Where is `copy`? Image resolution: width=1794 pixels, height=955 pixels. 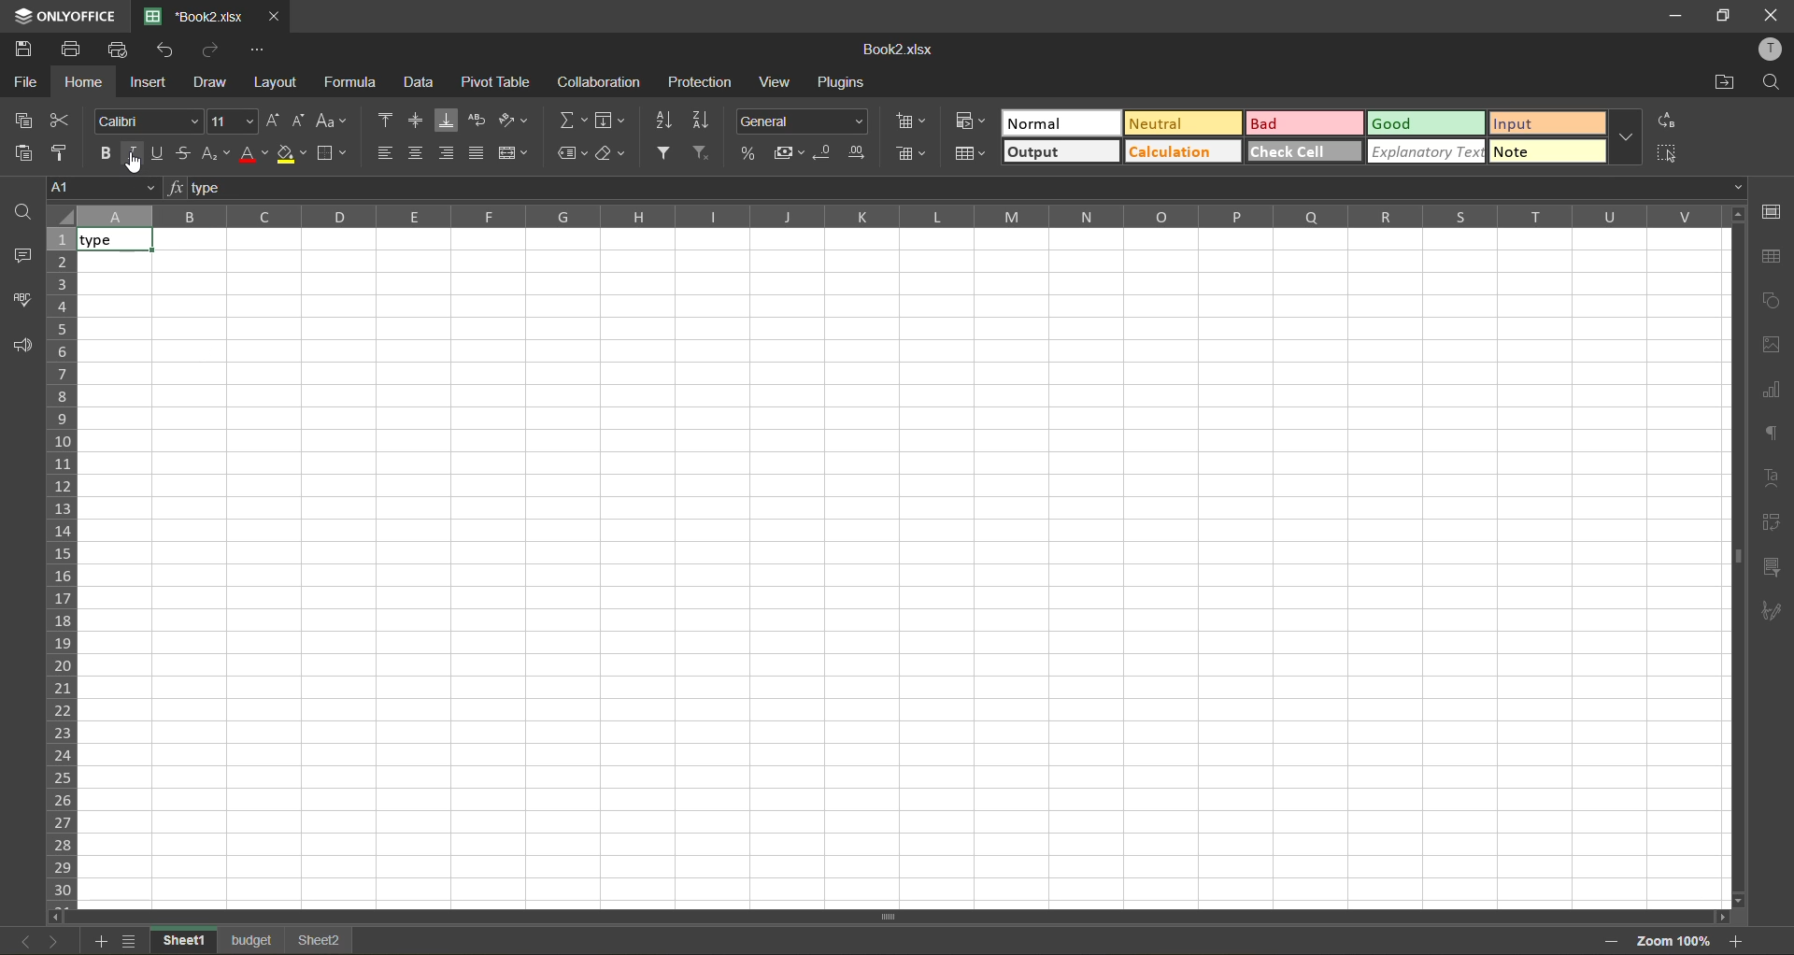
copy is located at coordinates (25, 118).